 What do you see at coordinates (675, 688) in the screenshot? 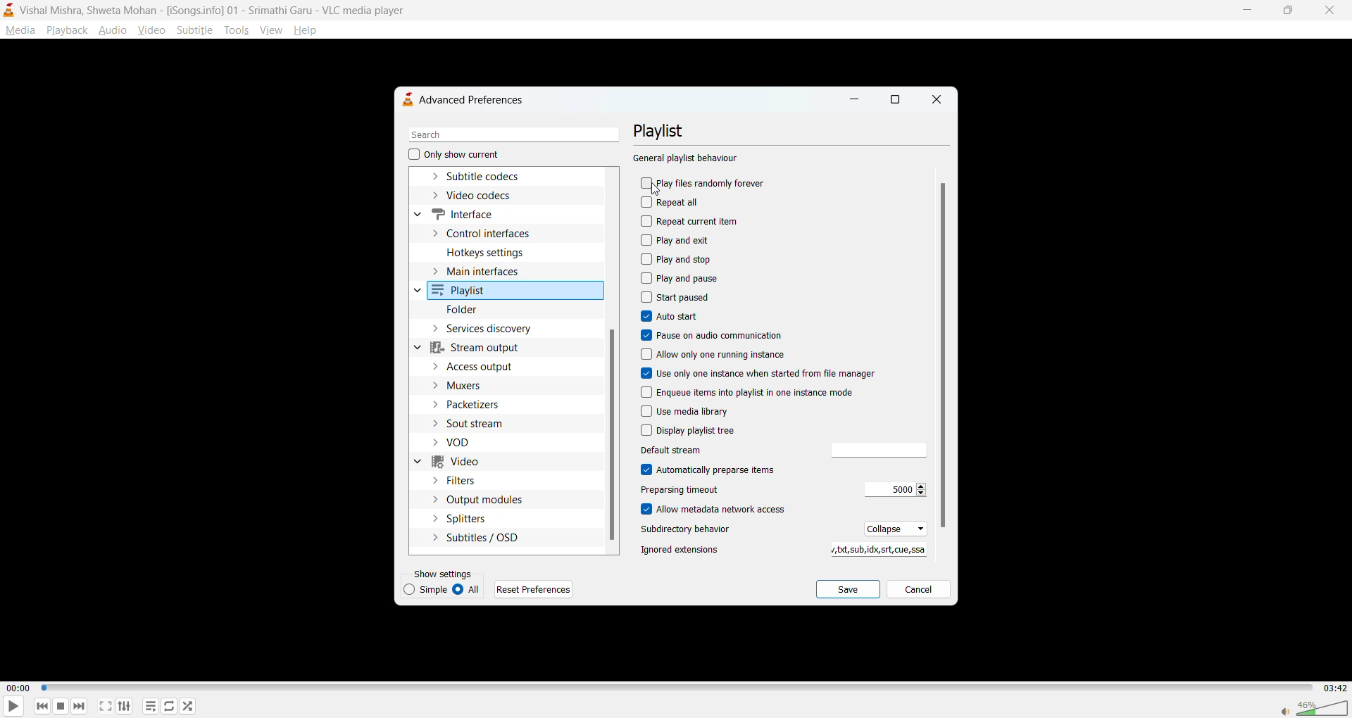
I see `track slider` at bounding box center [675, 688].